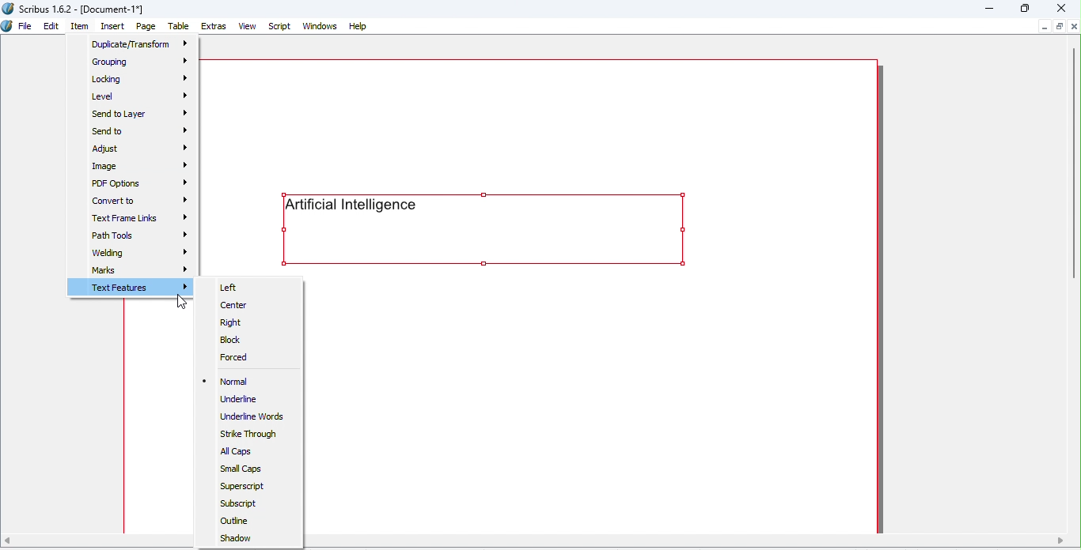 The image size is (1081, 550). I want to click on Page, so click(146, 26).